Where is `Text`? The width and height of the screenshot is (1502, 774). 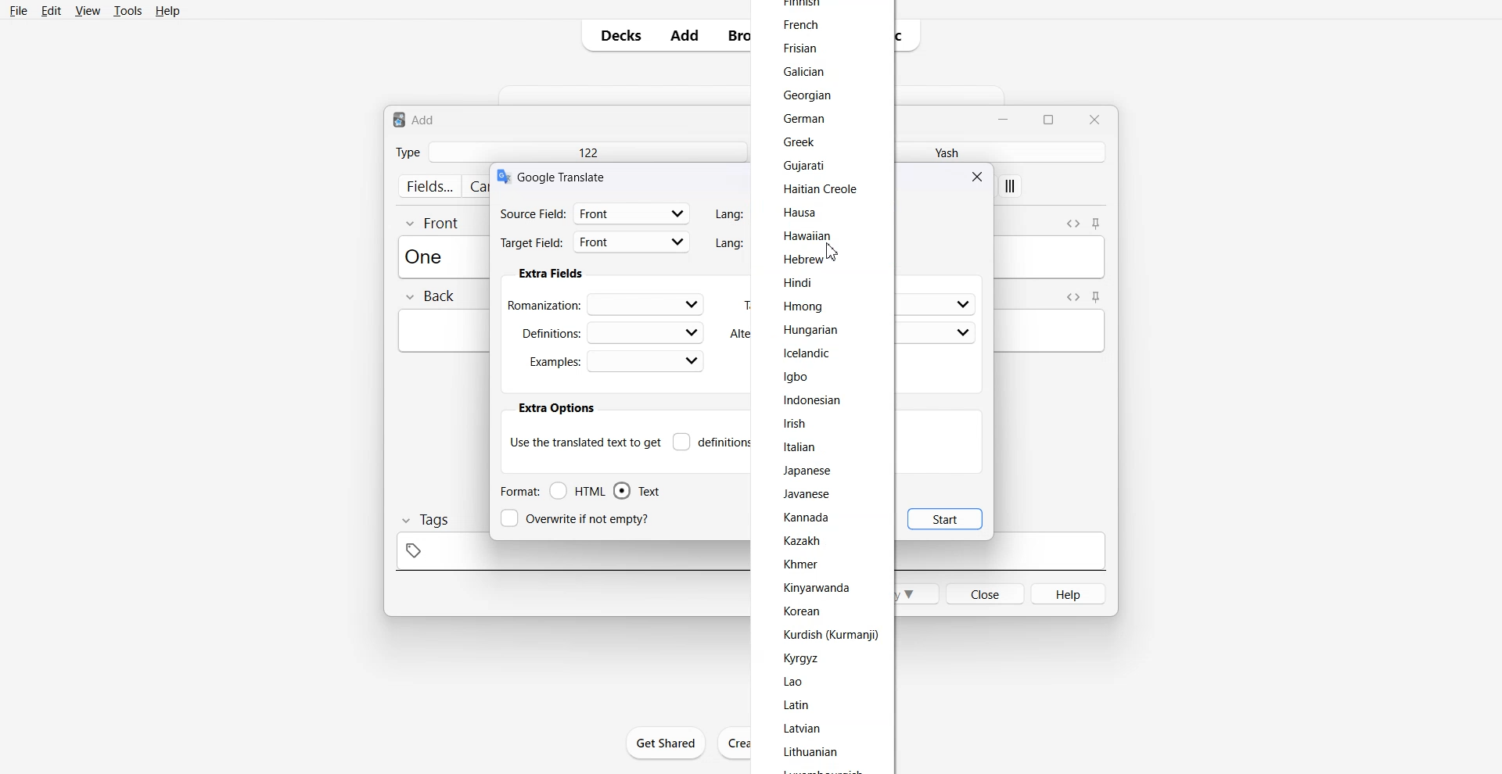 Text is located at coordinates (637, 491).